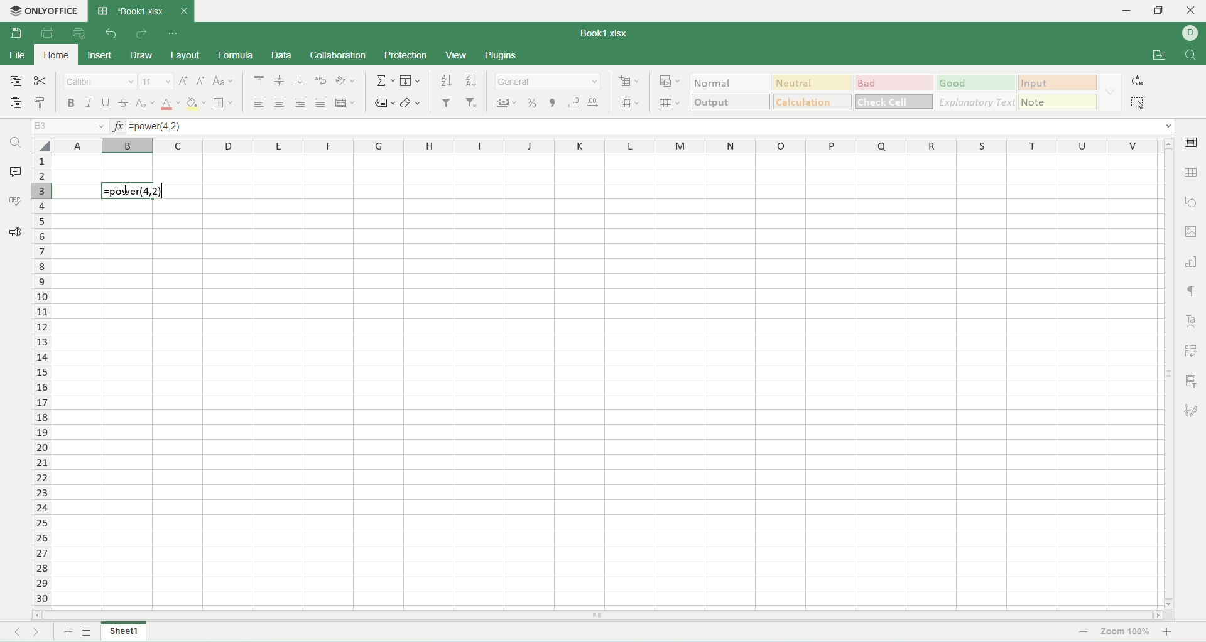  What do you see at coordinates (104, 104) in the screenshot?
I see `underline` at bounding box center [104, 104].